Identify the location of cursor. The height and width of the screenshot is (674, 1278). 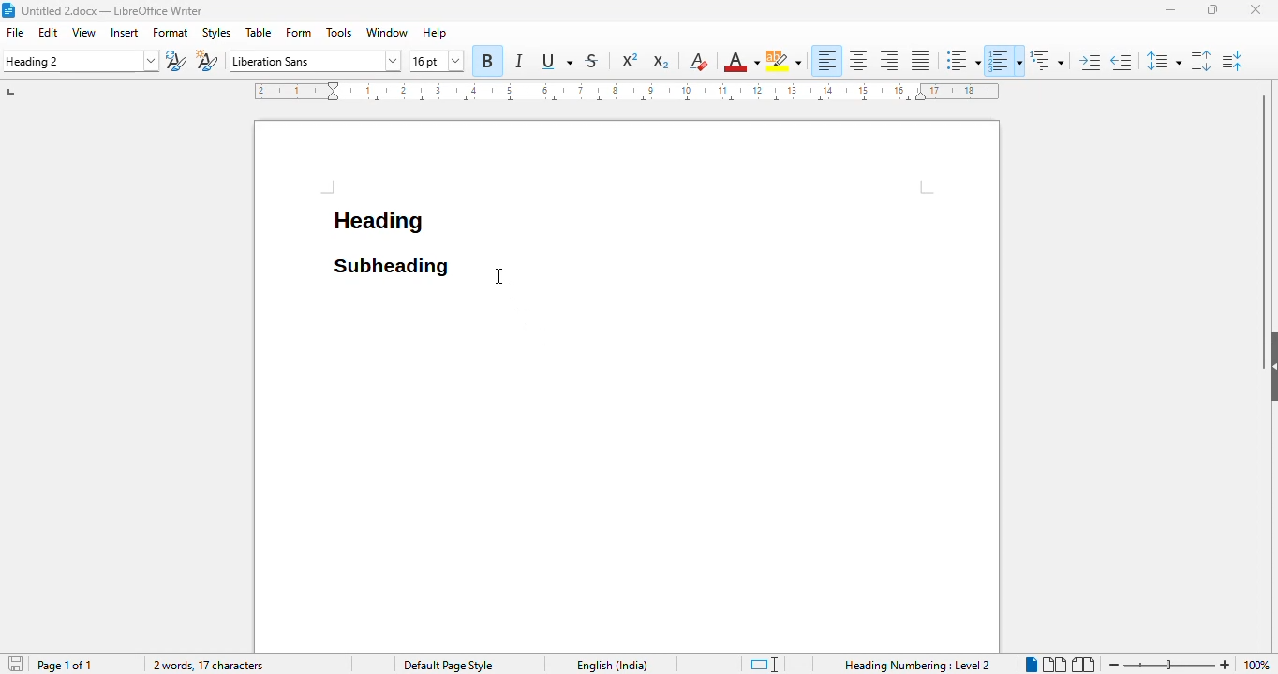
(500, 277).